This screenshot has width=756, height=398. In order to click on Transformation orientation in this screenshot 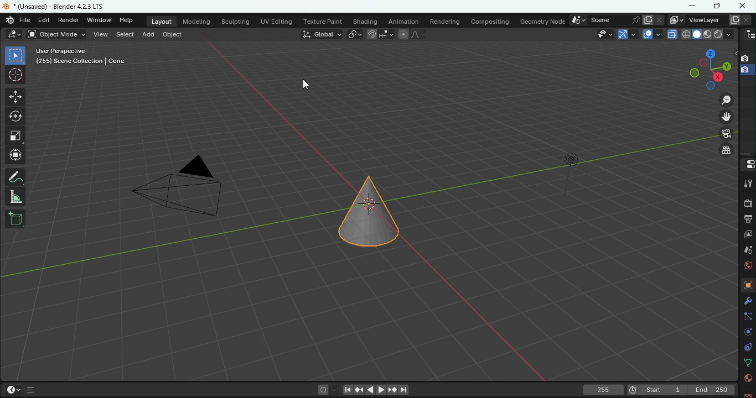, I will do `click(321, 34)`.